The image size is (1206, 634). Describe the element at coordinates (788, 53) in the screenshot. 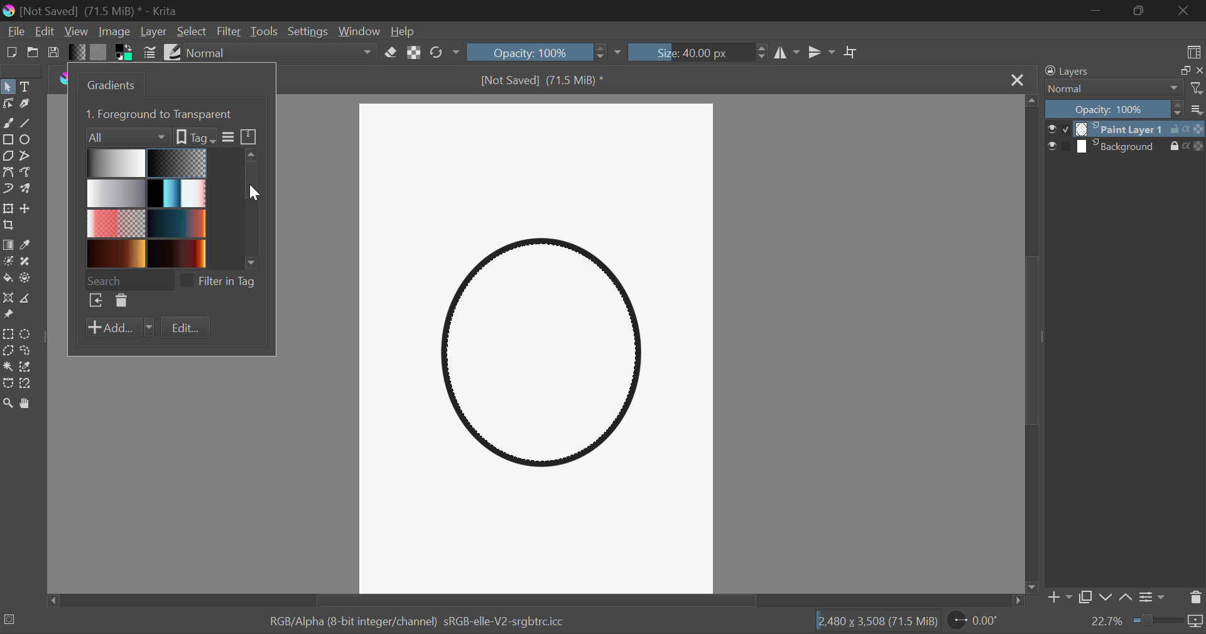

I see `Vertical Mirror Flip` at that location.